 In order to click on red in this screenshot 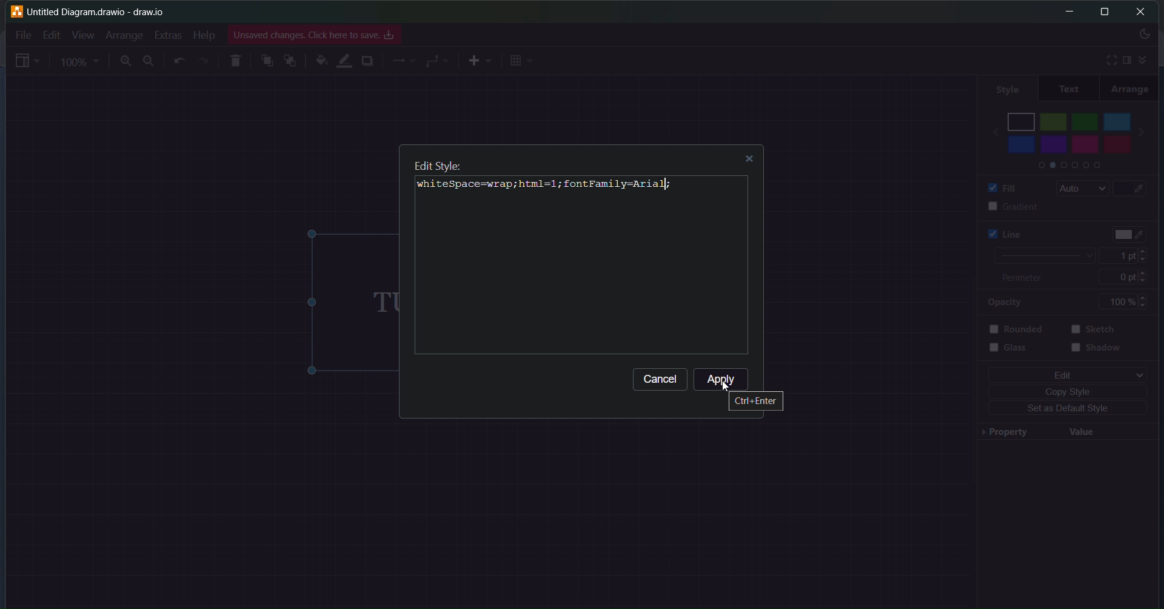, I will do `click(1115, 146)`.